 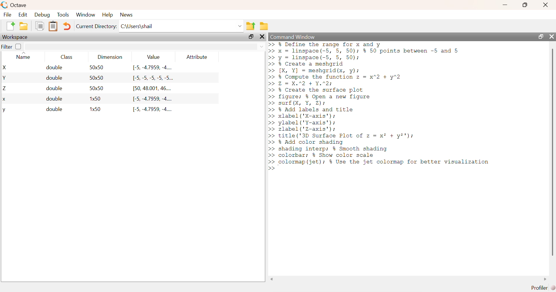 What do you see at coordinates (152, 68) in the screenshot?
I see `[-5, -4.7959, 4...` at bounding box center [152, 68].